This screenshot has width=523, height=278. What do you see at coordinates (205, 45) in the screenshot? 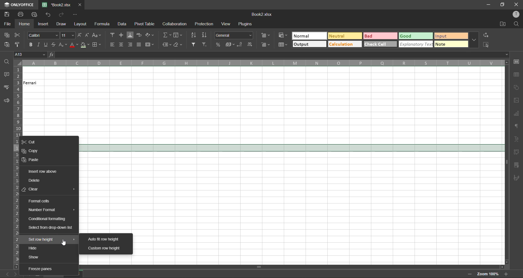
I see `clear filter` at bounding box center [205, 45].